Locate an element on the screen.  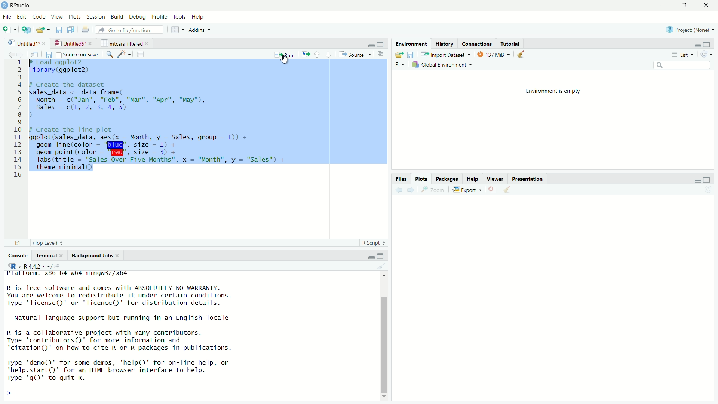
# Load ggplot2 library(ggplot2)# Create the datasetsales_data <- data.frame(Month - c("Jan", "Feb", "Mar", "Apr", "May"),Sales = c(1, 2, 3, 4, 5))# Create the line plotggplot(sales_data, aes(x = Month, y = Sales, group = 1)) +geom_Tine(color = " ", size = 1) +geom_point (color = " ", size = 3) +labs (title = "sales ayer Five Months", x = "Month", y = "Sales") +theme_minimal() is located at coordinates (161, 118).